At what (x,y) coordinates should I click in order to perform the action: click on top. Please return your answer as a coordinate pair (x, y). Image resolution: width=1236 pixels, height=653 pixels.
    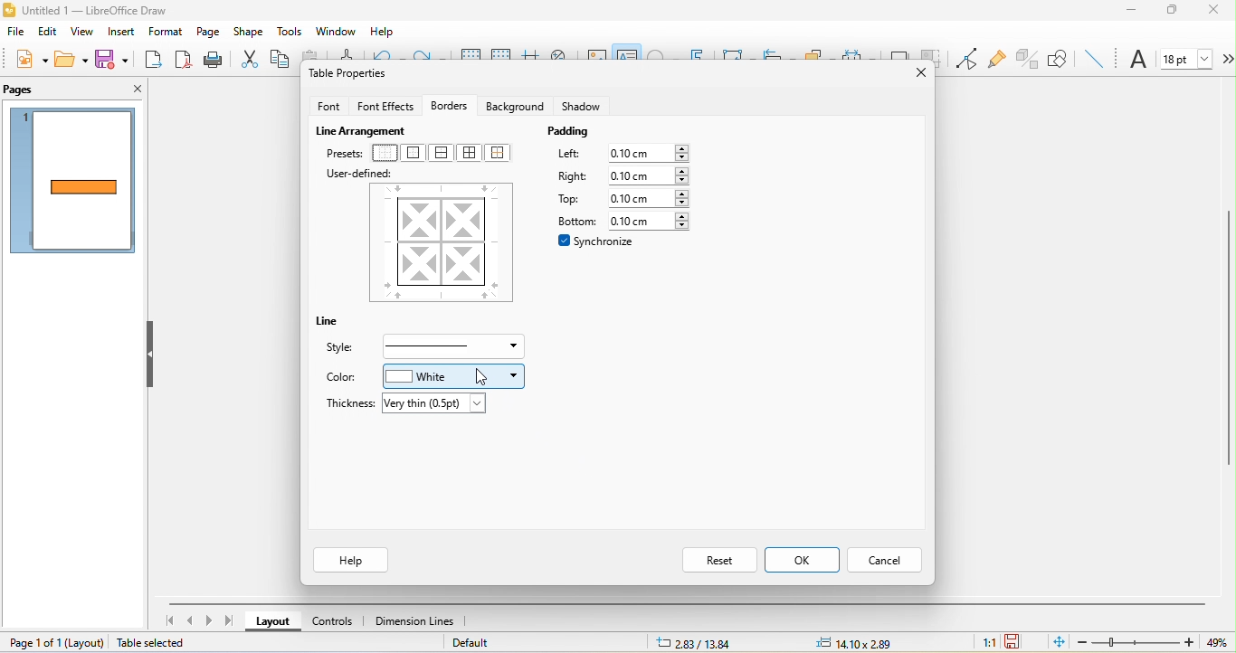
    Looking at the image, I should click on (571, 198).